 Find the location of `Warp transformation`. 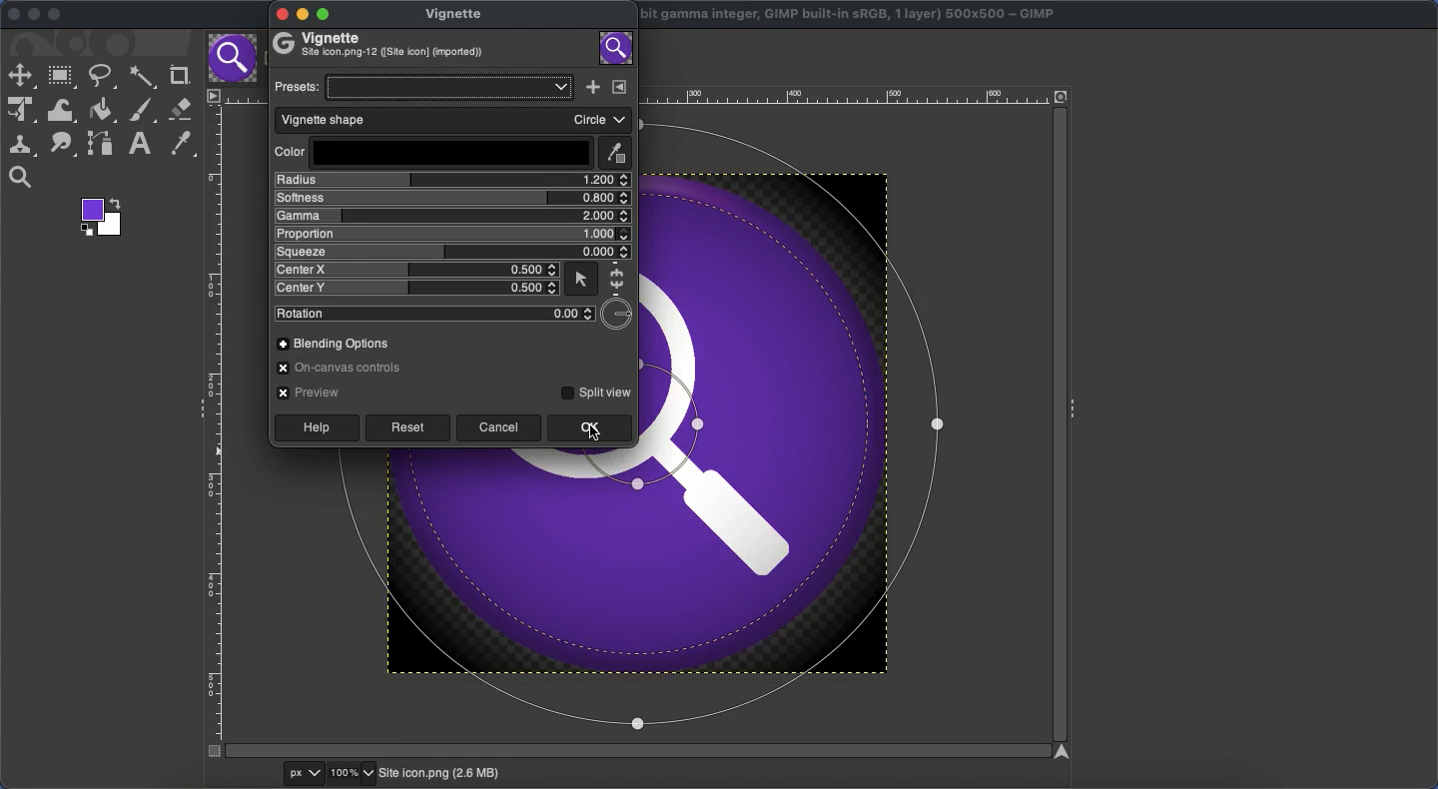

Warp transformation is located at coordinates (62, 110).